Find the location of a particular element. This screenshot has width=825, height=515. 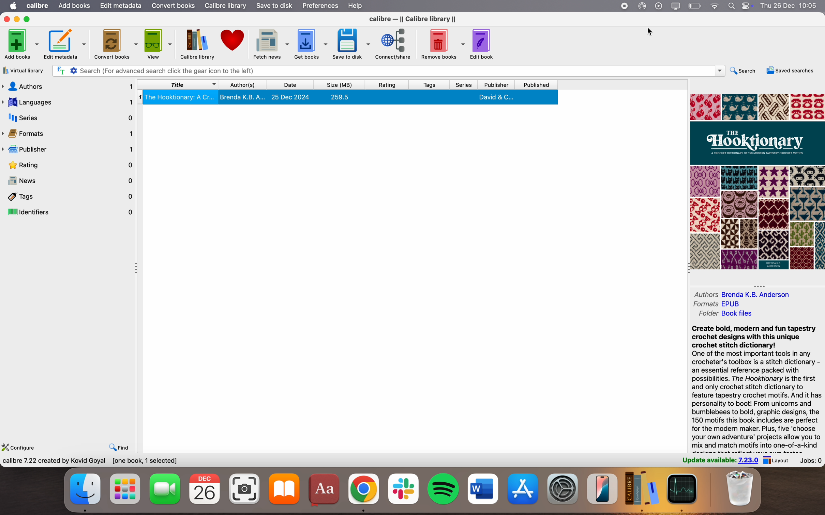

THE Hooktionary APR is located at coordinates (757, 181).